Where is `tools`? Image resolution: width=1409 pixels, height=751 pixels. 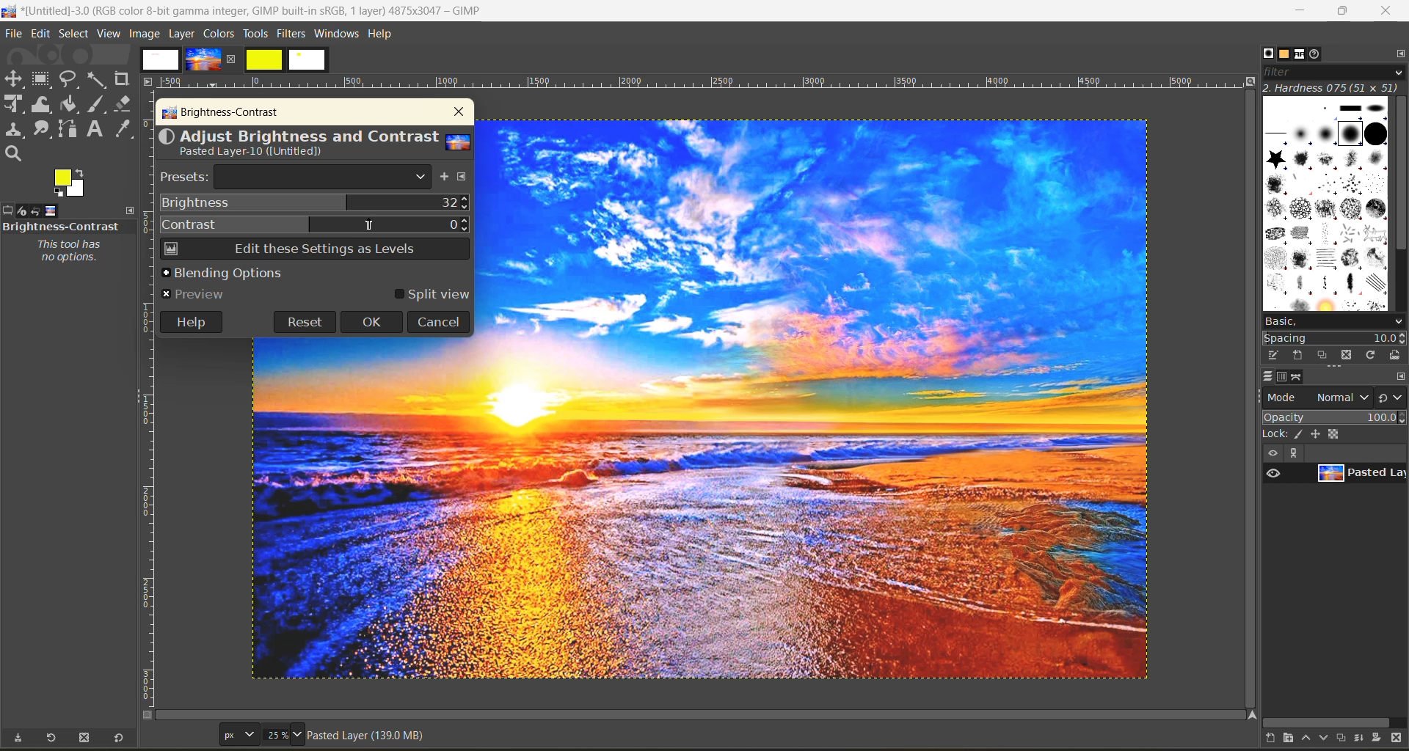 tools is located at coordinates (73, 117).